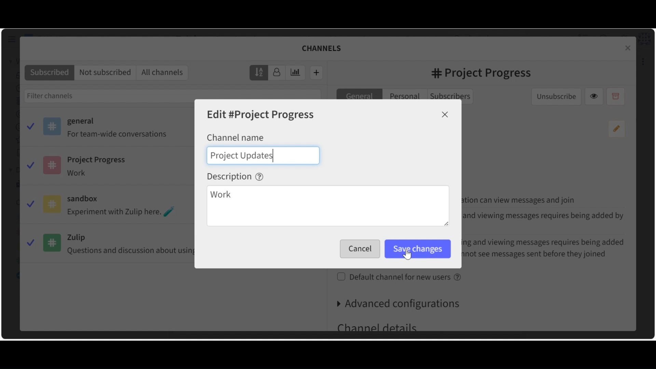  I want to click on Save Changes, so click(418, 249).